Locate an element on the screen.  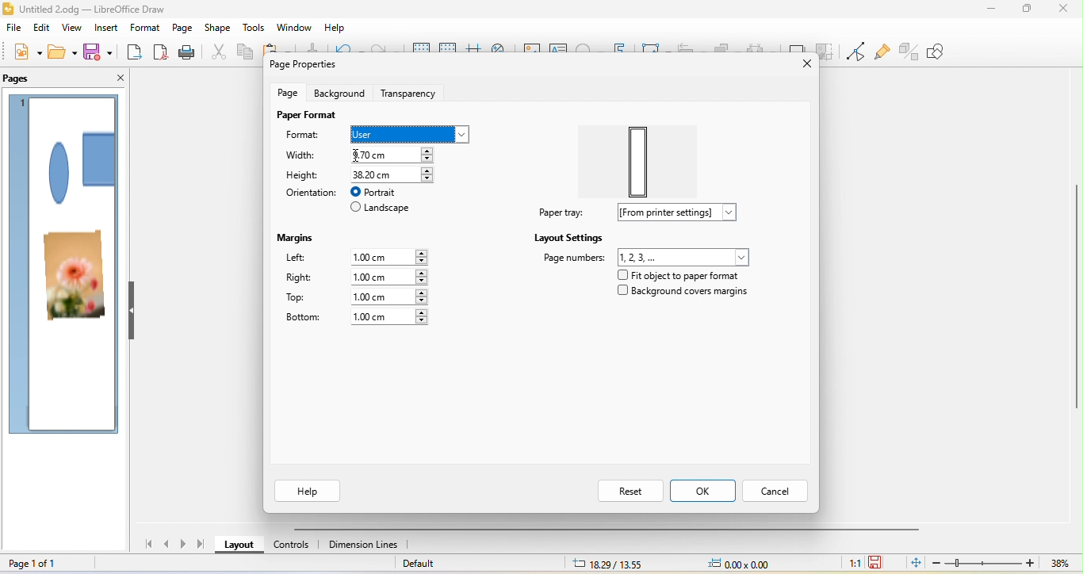
open is located at coordinates (63, 54).